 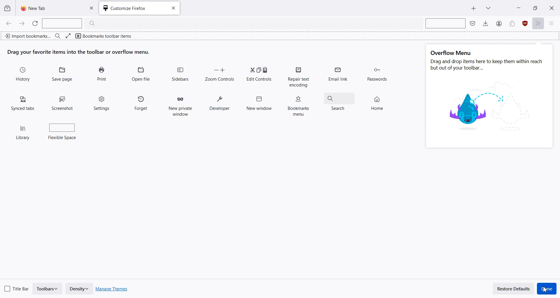 What do you see at coordinates (17, 288) in the screenshot?
I see `Title Bar` at bounding box center [17, 288].